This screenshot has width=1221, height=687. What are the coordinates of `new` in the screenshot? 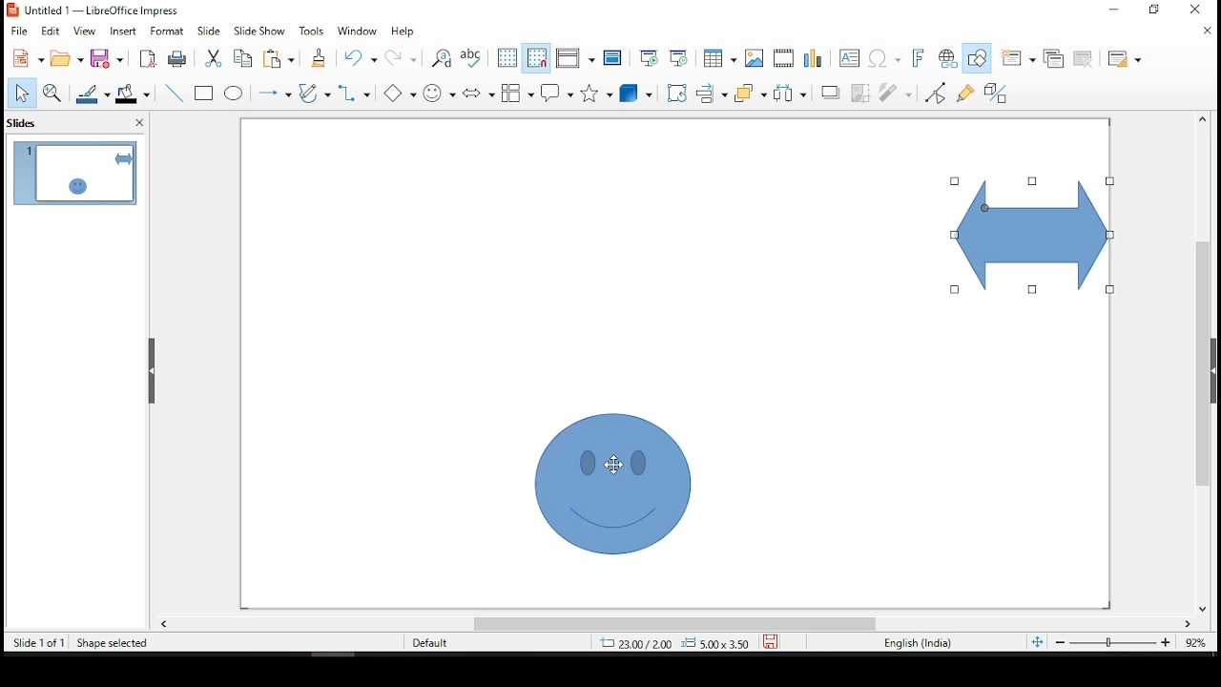 It's located at (24, 58).